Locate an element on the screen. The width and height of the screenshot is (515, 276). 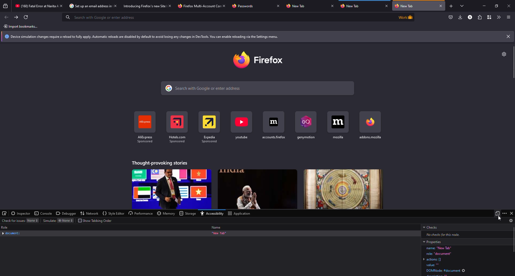
profile is located at coordinates (469, 17).